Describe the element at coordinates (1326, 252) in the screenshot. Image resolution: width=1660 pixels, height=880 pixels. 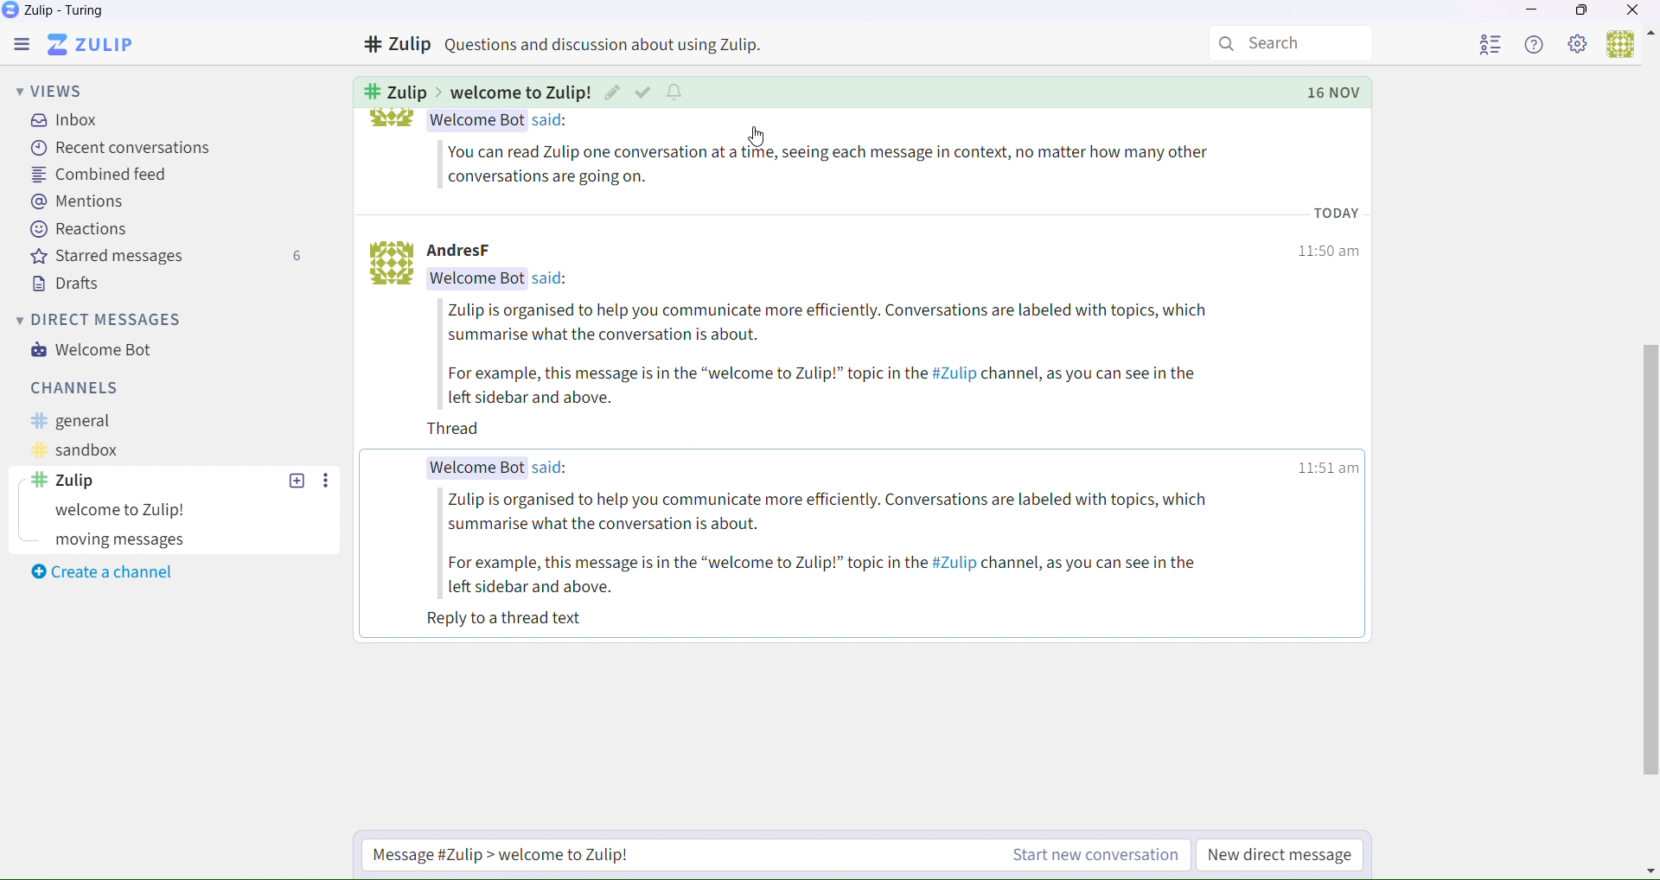
I see `12:21 pm` at that location.